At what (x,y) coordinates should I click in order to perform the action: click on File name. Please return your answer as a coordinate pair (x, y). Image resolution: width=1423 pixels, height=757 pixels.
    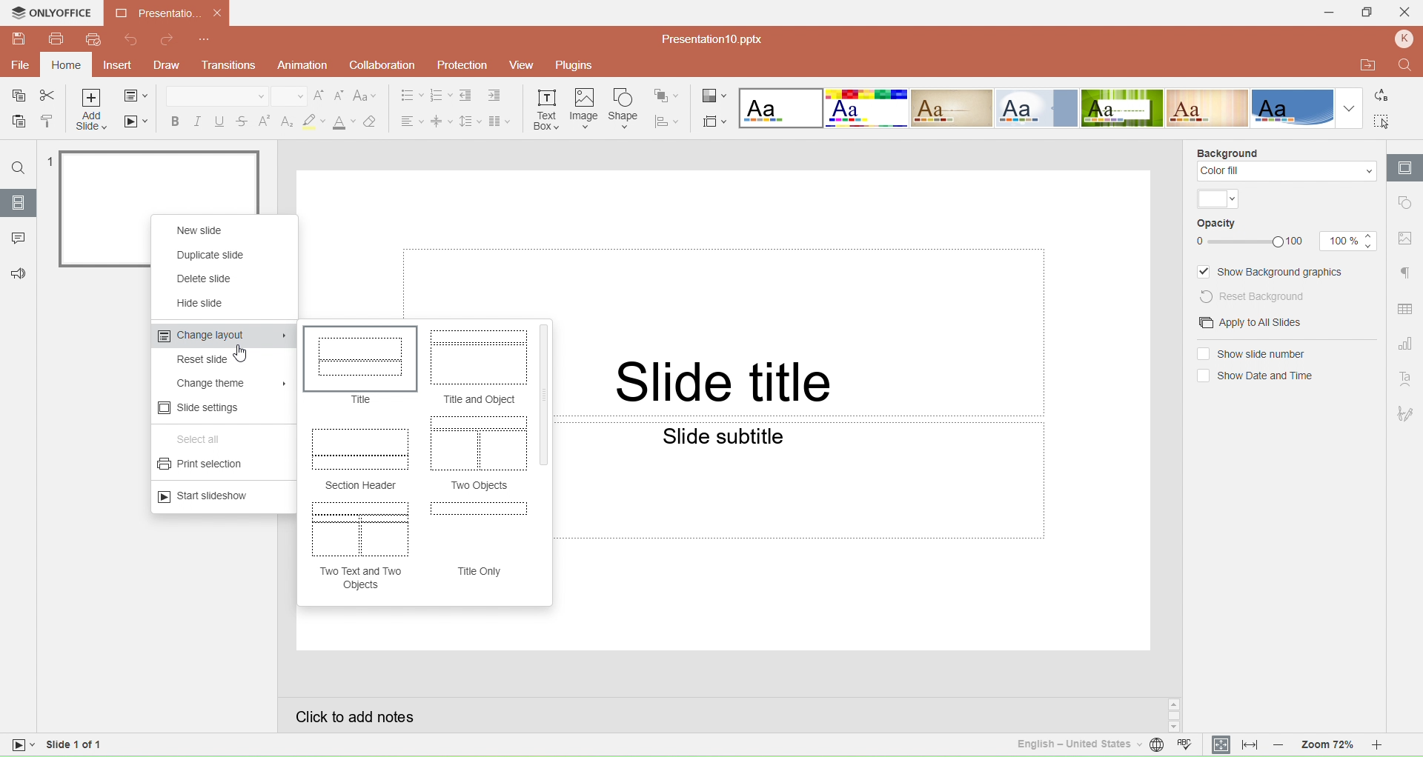
    Looking at the image, I should click on (706, 39).